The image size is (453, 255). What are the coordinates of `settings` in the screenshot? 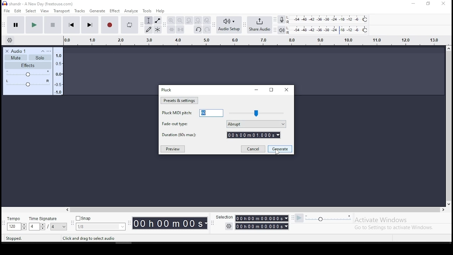 It's located at (229, 226).